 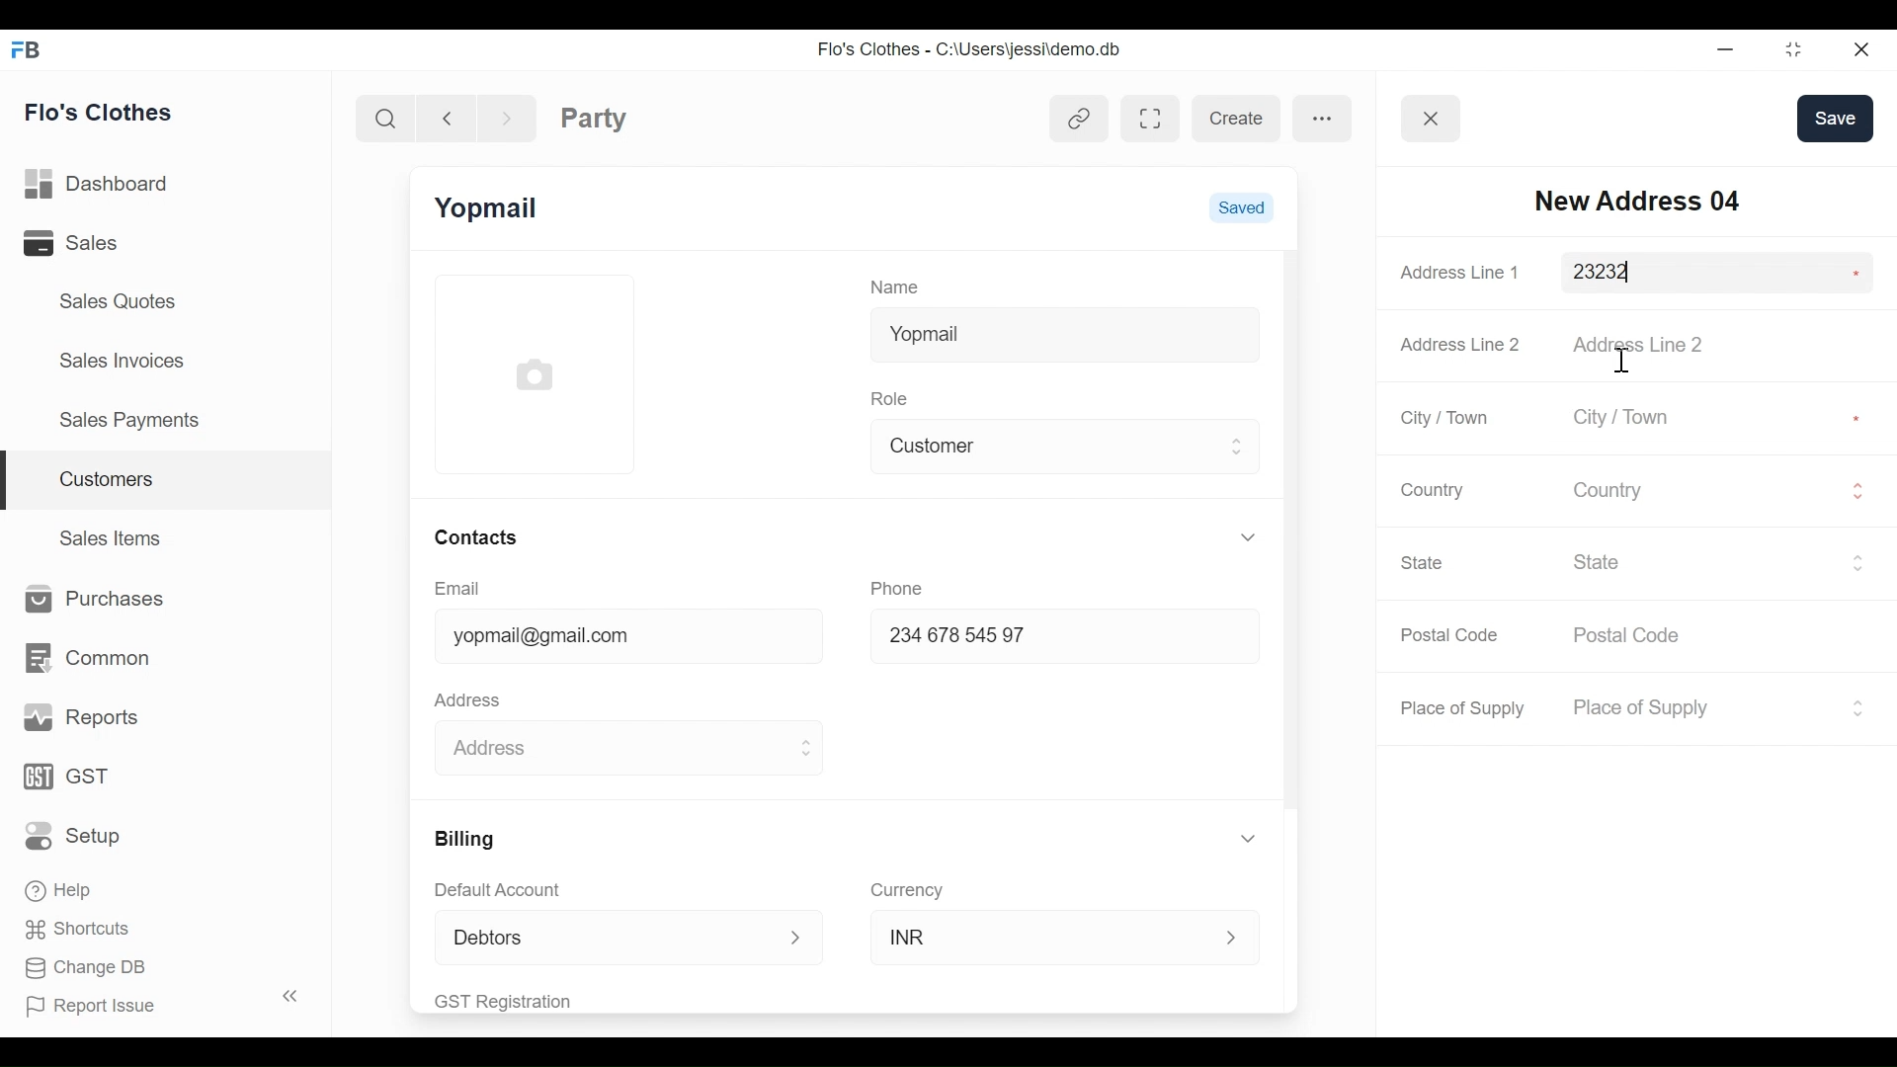 I want to click on Frappe Books Desktop Icon, so click(x=24, y=51).